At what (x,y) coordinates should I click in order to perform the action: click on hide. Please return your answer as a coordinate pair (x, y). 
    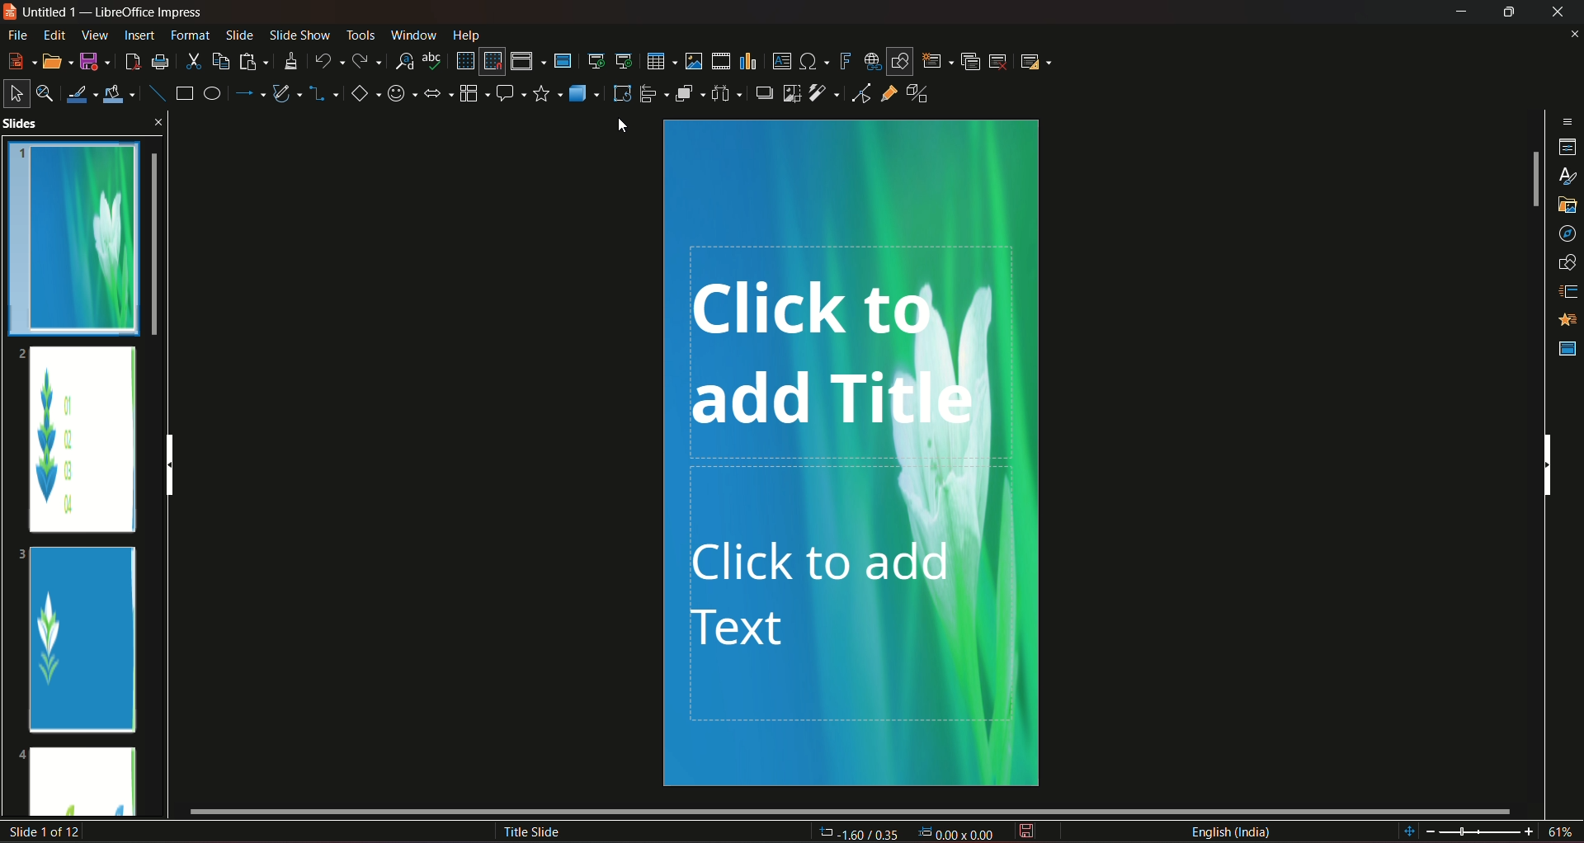
    Looking at the image, I should click on (1506, 12).